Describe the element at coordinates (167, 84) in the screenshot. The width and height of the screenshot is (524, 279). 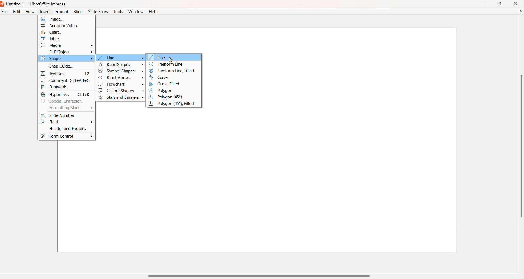
I see `Curve Filled` at that location.